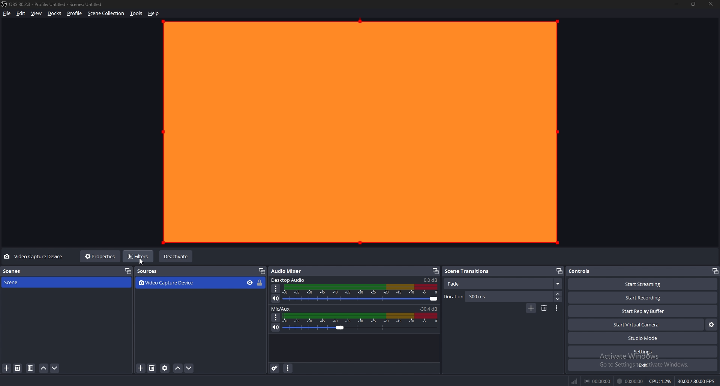 This screenshot has height=386, width=720. I want to click on lock, so click(261, 283).